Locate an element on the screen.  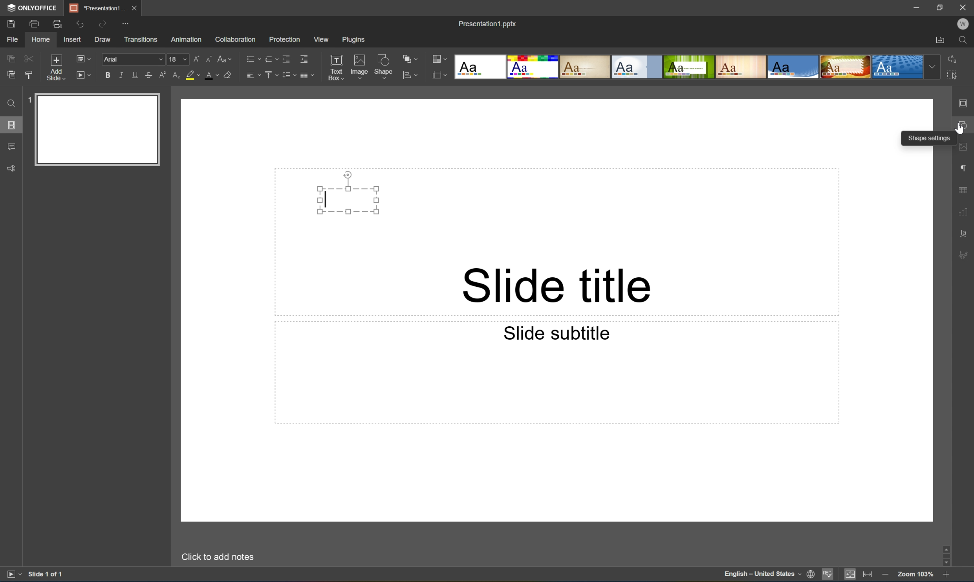
Increase indent is located at coordinates (303, 58).